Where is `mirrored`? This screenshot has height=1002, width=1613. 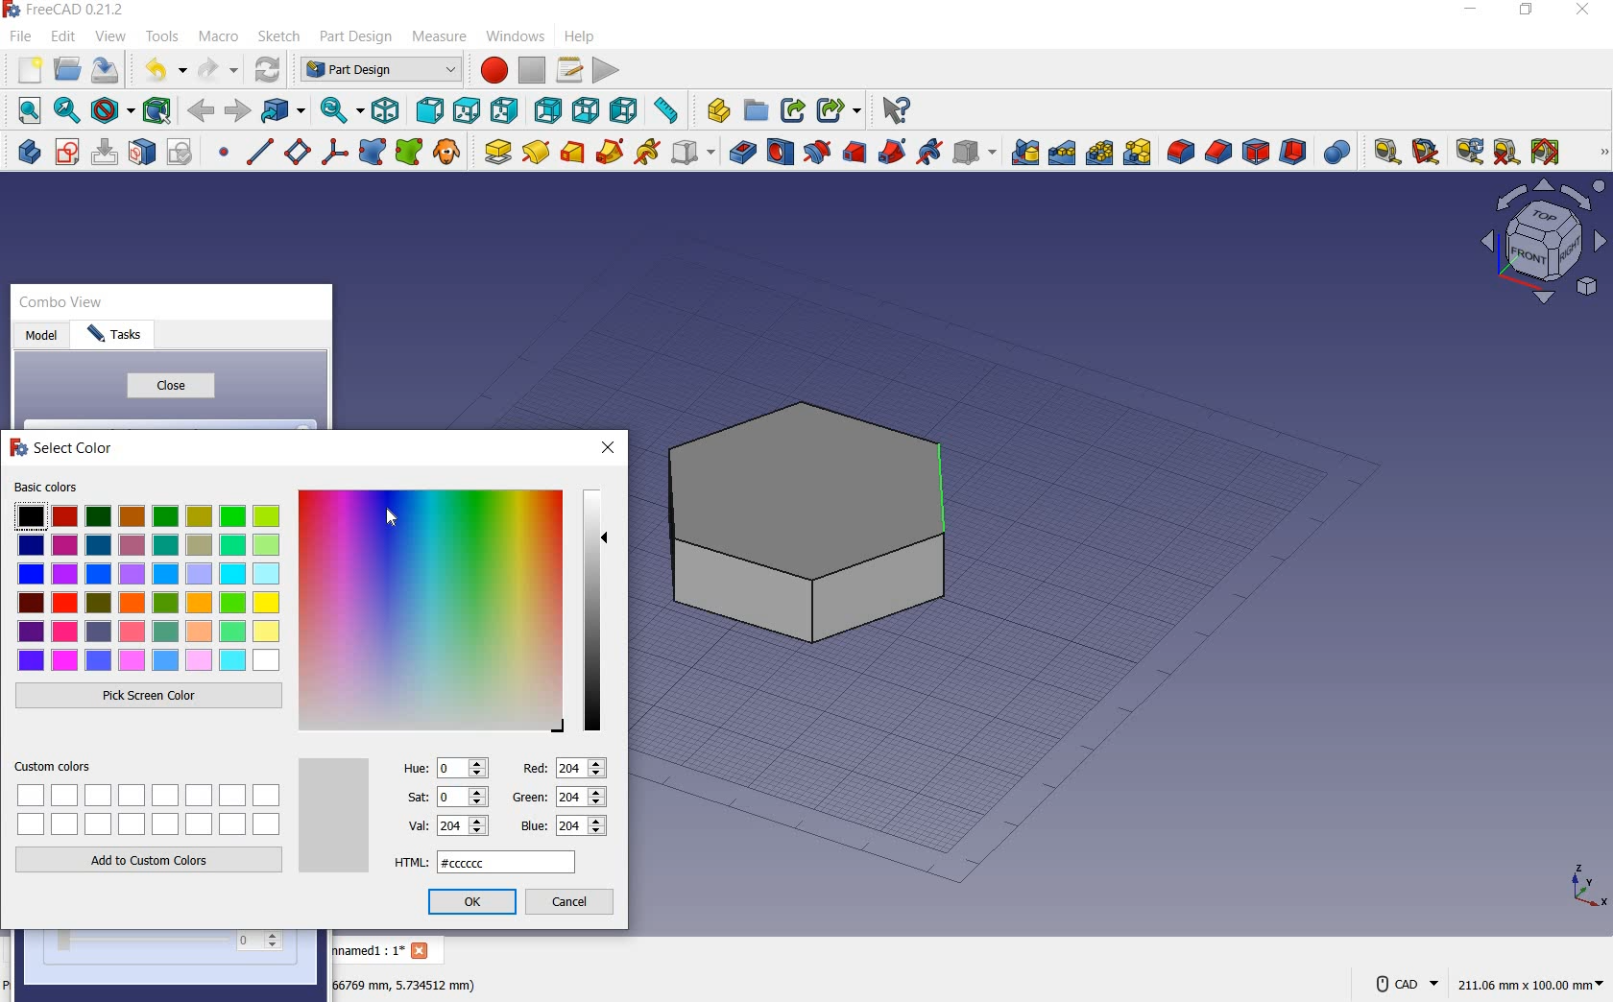 mirrored is located at coordinates (1025, 152).